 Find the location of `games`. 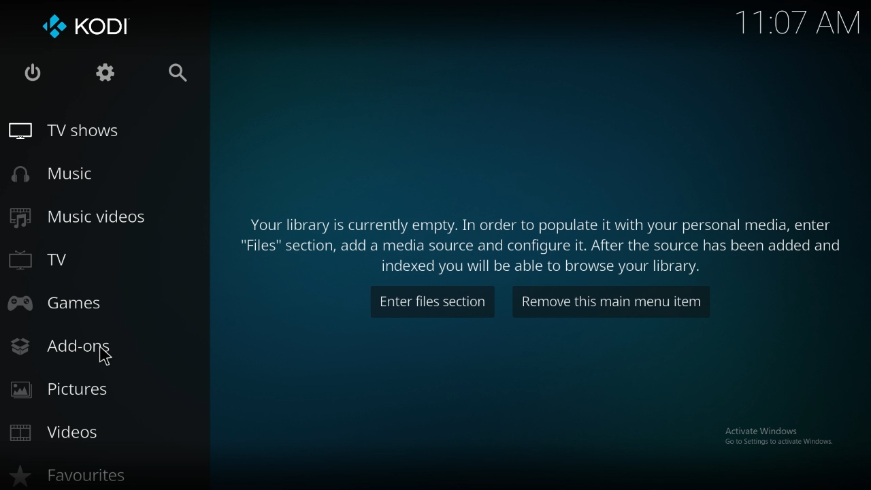

games is located at coordinates (64, 303).